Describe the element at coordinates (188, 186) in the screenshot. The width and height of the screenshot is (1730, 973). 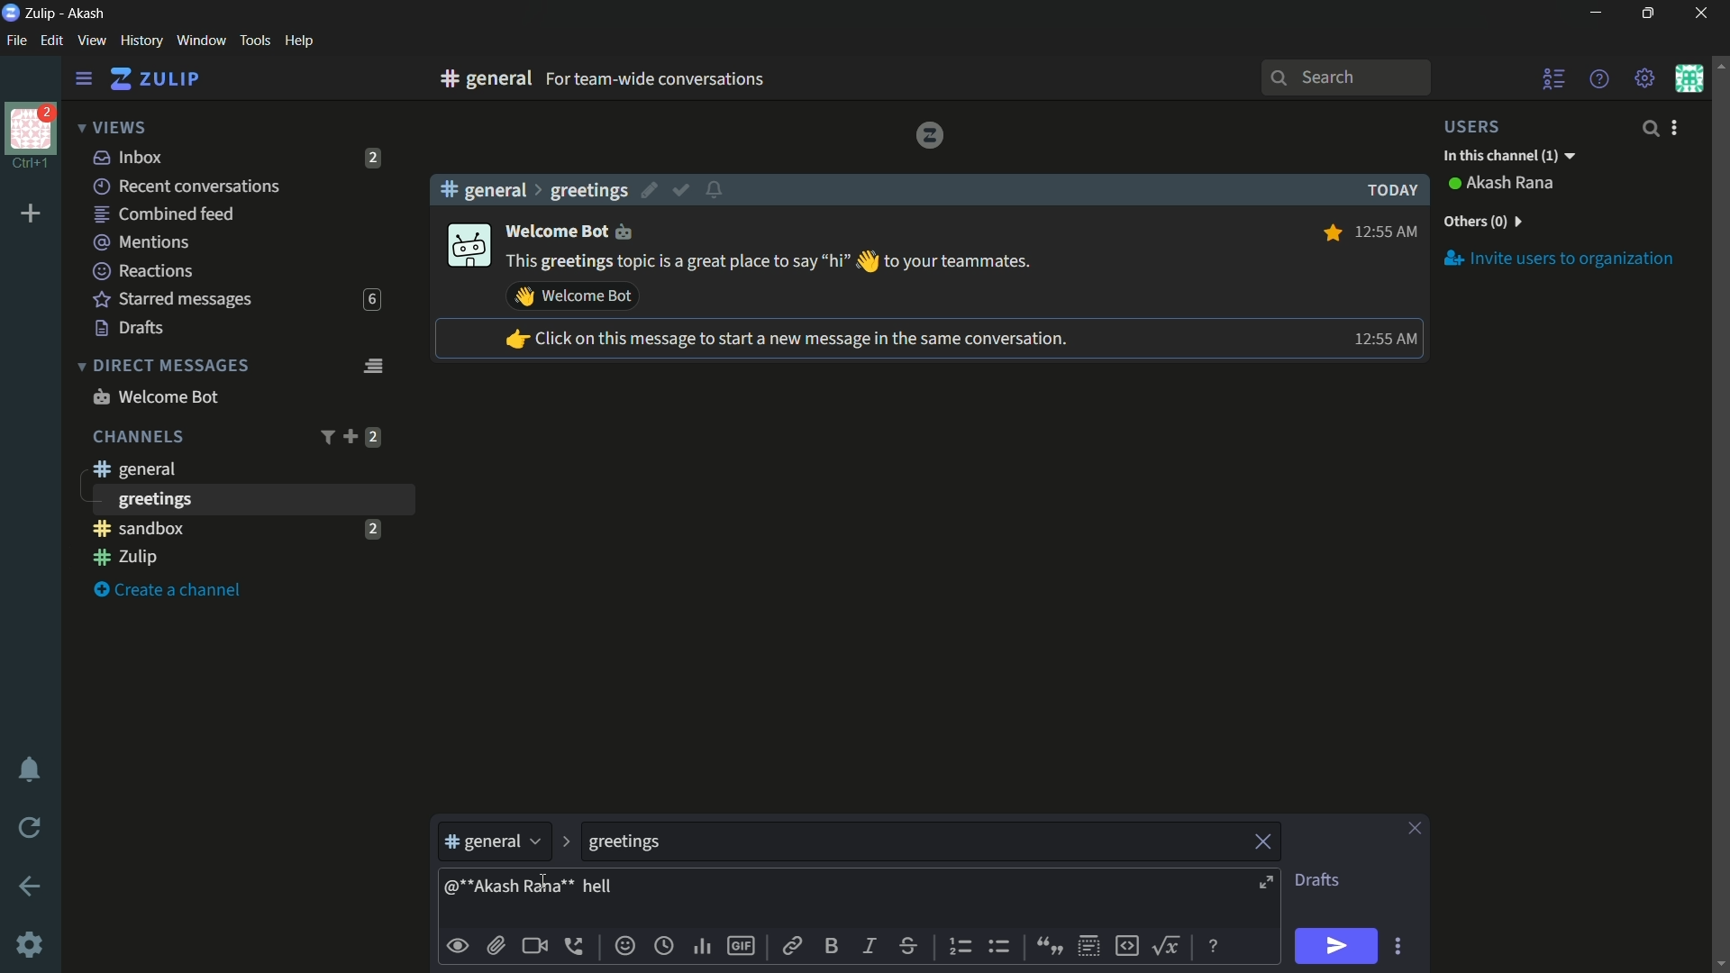
I see `recent conversation` at that location.